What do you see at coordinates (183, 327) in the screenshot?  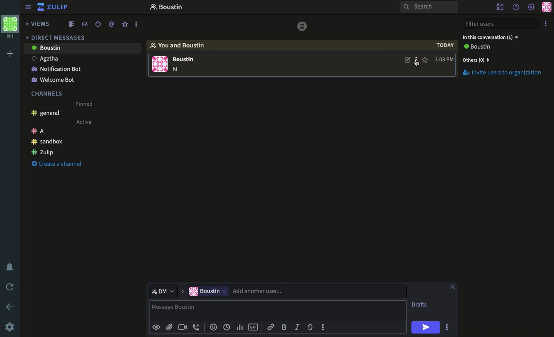 I see `Video` at bounding box center [183, 327].